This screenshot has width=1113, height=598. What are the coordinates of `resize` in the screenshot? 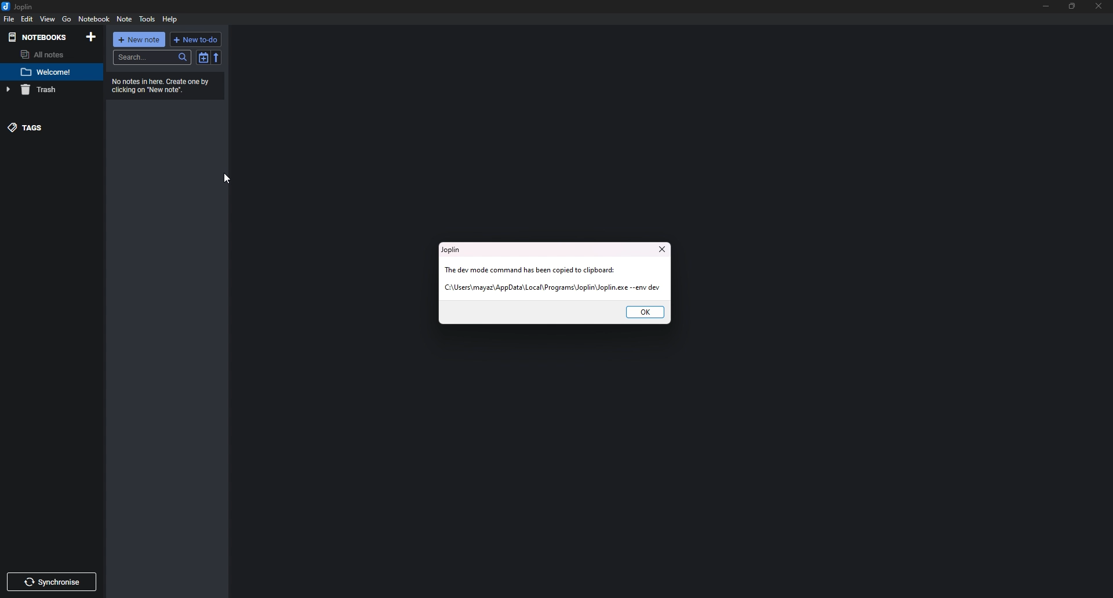 It's located at (1074, 6).